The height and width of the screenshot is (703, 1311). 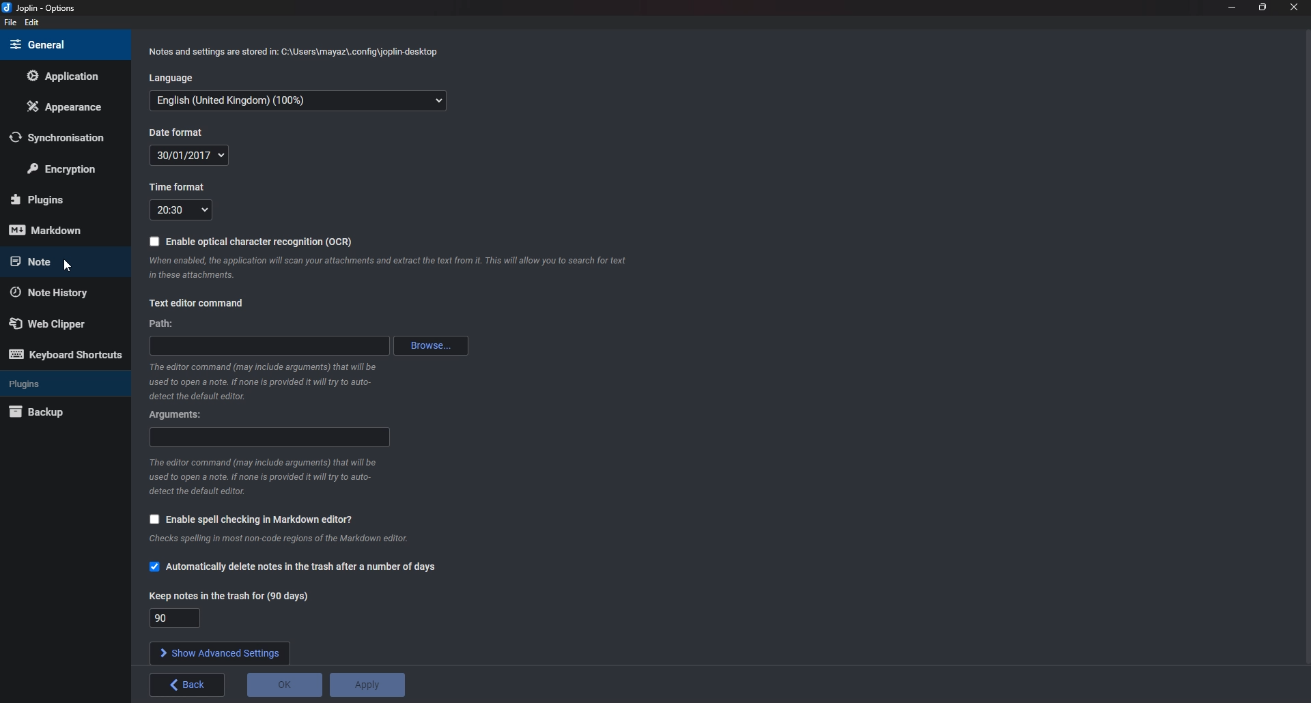 What do you see at coordinates (1293, 9) in the screenshot?
I see `close` at bounding box center [1293, 9].